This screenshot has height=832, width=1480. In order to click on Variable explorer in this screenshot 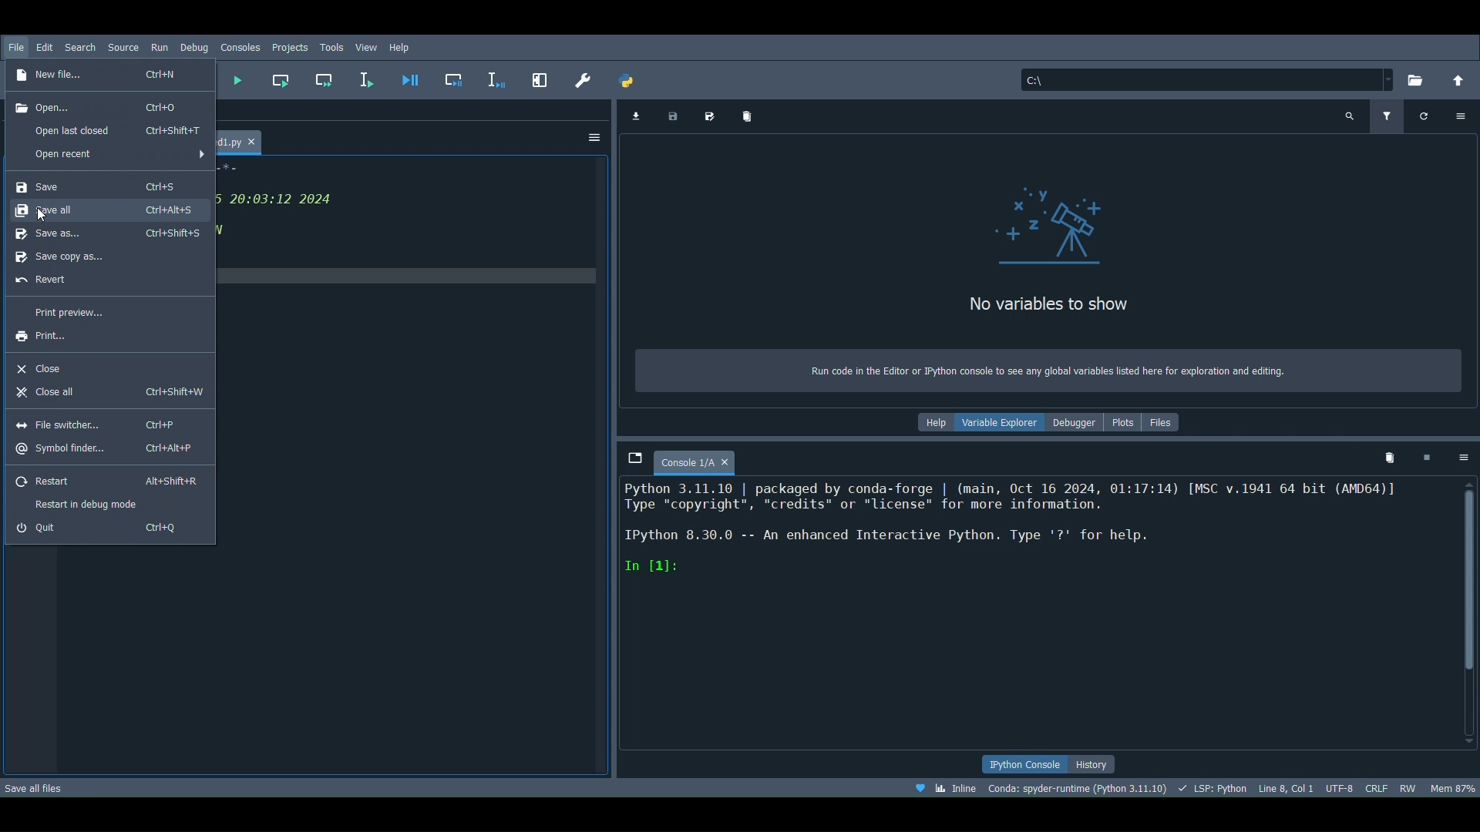, I will do `click(1003, 420)`.